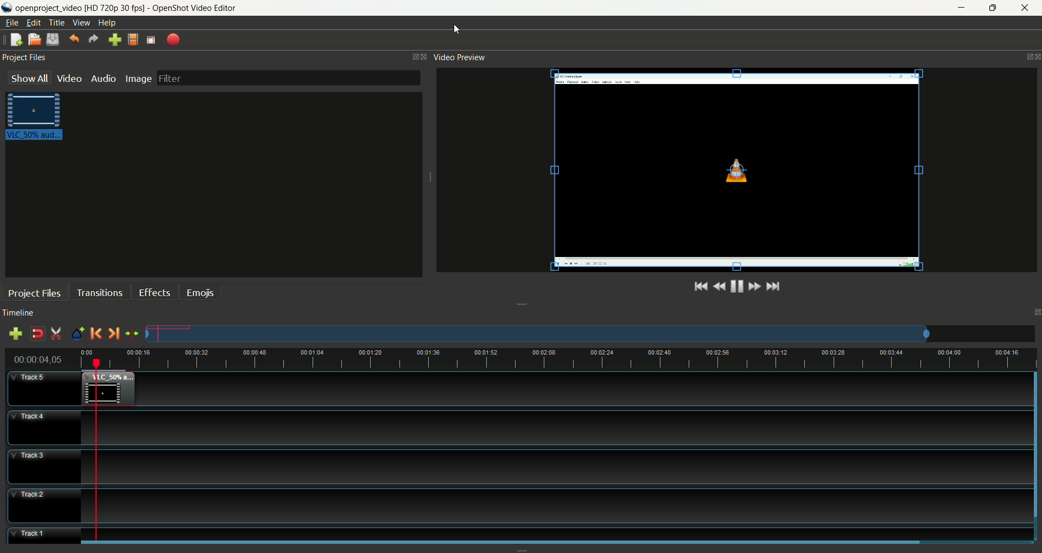 This screenshot has width=1042, height=553. What do you see at coordinates (56, 334) in the screenshot?
I see `enable razor` at bounding box center [56, 334].